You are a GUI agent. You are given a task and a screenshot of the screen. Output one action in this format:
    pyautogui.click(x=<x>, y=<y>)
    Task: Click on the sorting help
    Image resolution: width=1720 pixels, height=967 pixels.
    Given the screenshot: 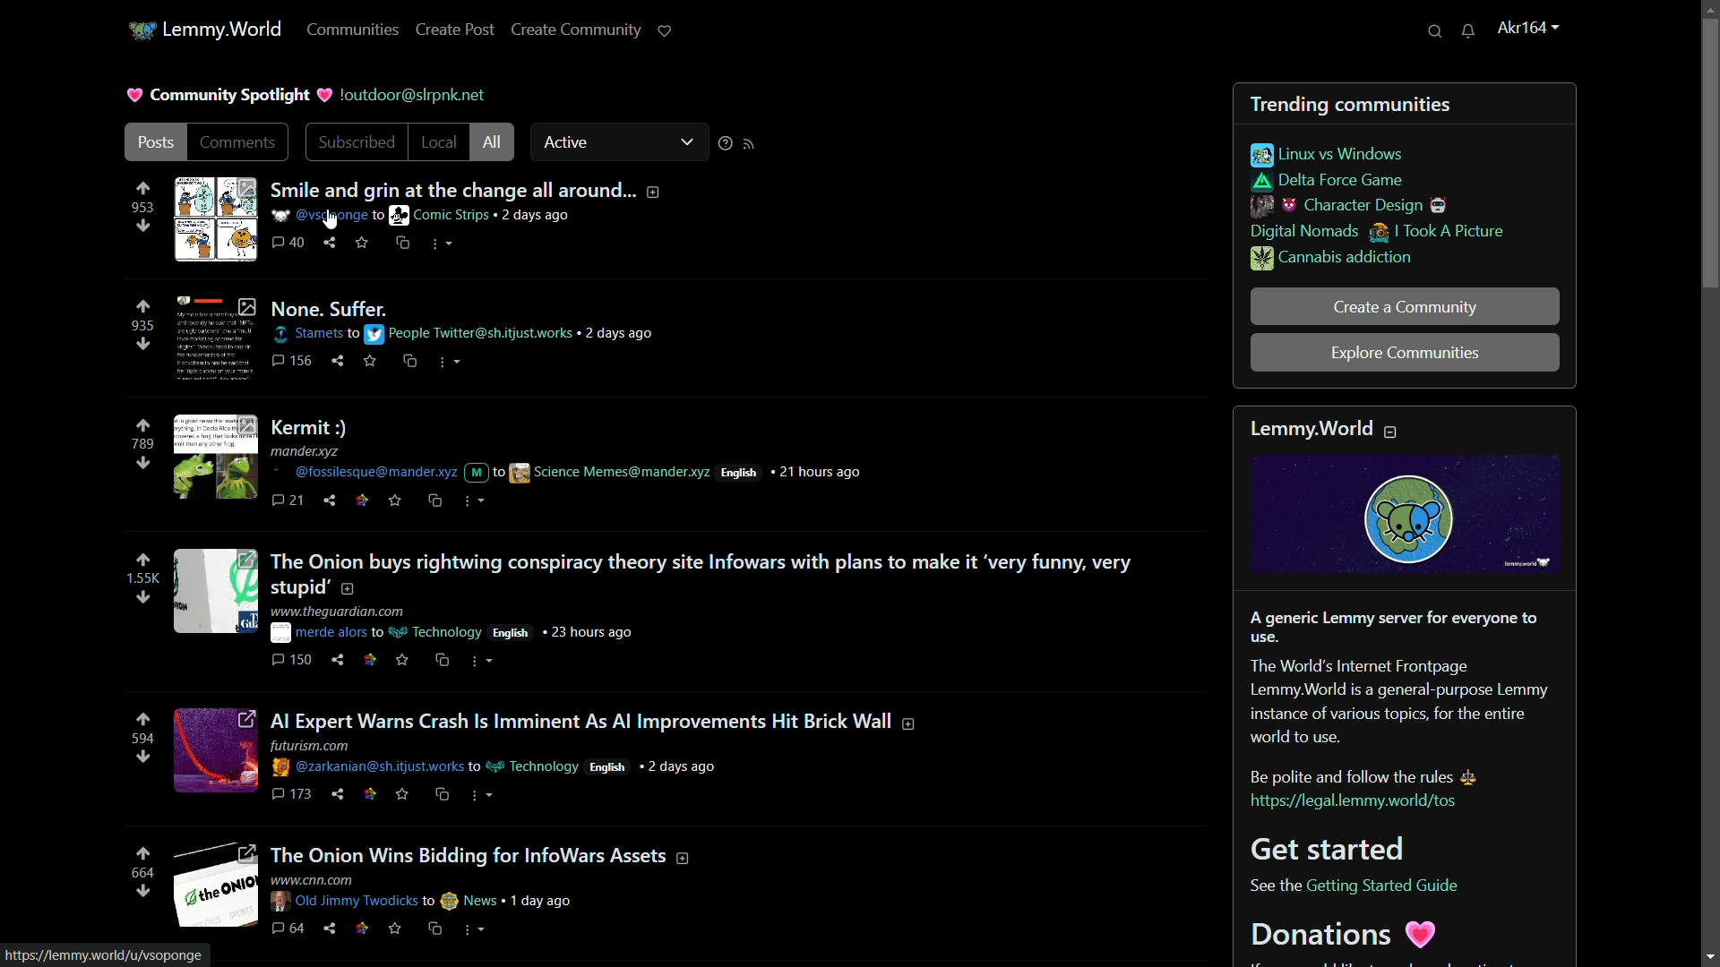 What is the action you would take?
    pyautogui.click(x=725, y=143)
    